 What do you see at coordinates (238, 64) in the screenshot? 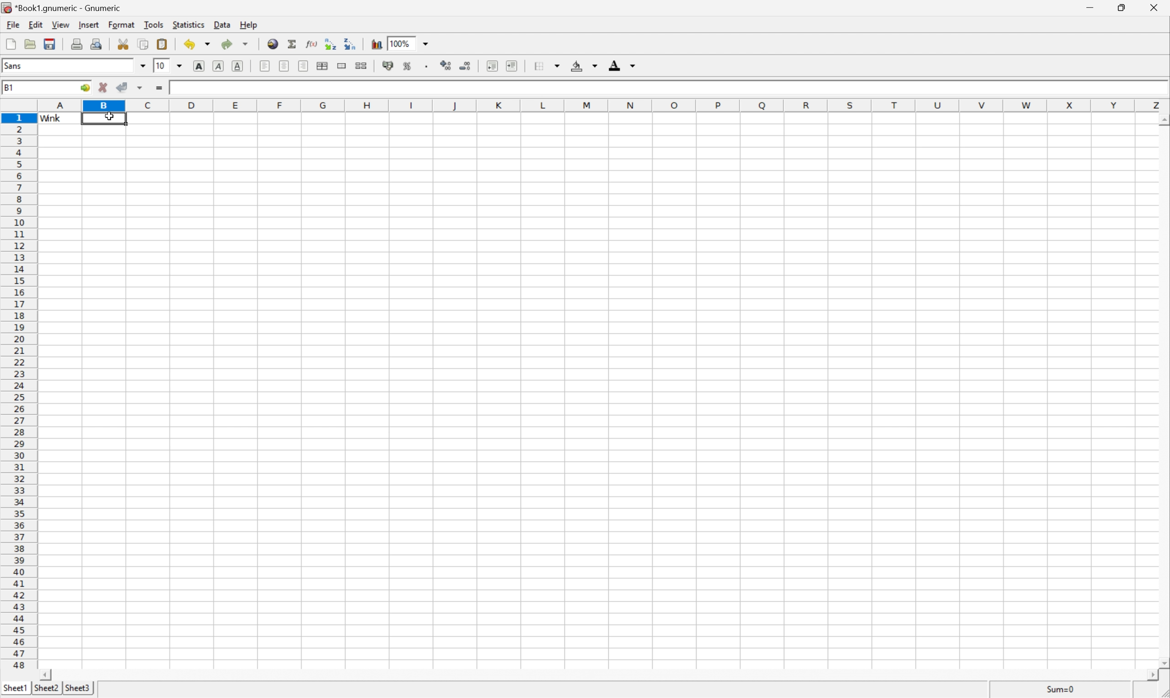
I see `underline` at bounding box center [238, 64].